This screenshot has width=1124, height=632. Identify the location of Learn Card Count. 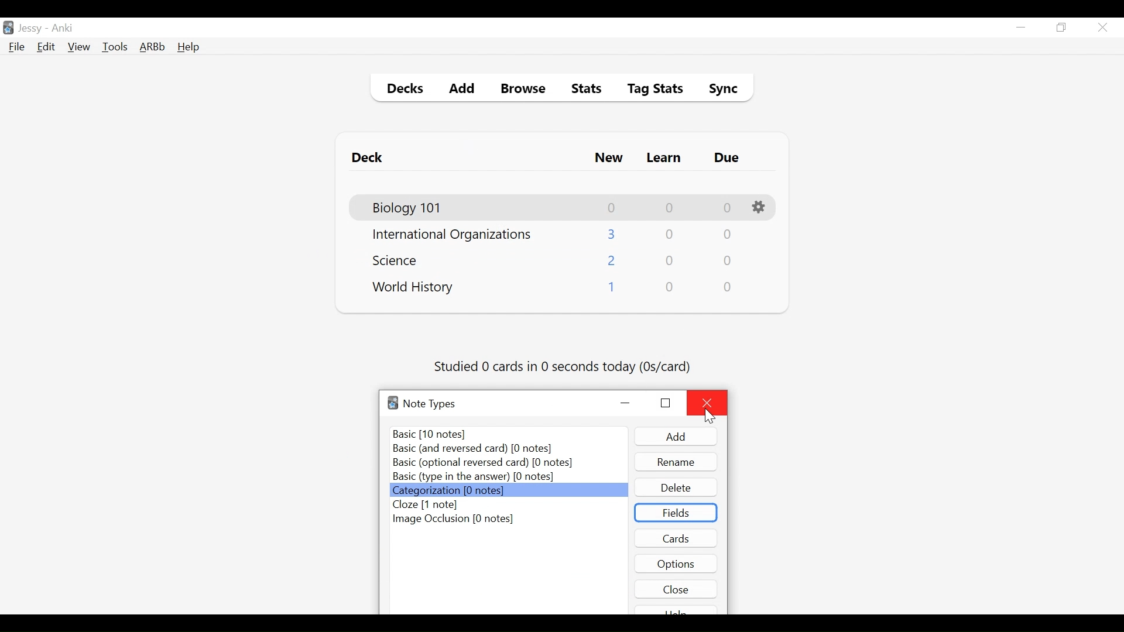
(670, 261).